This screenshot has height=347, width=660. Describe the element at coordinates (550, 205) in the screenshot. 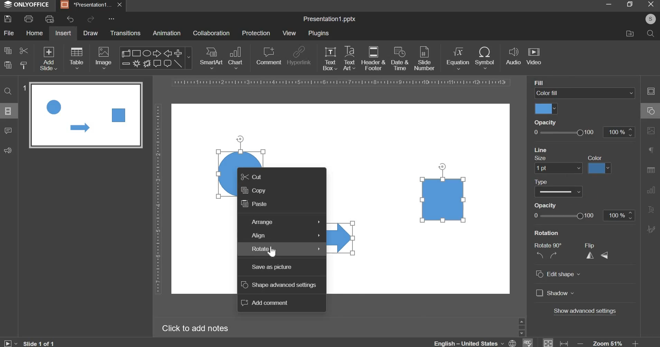

I see `opacity` at that location.